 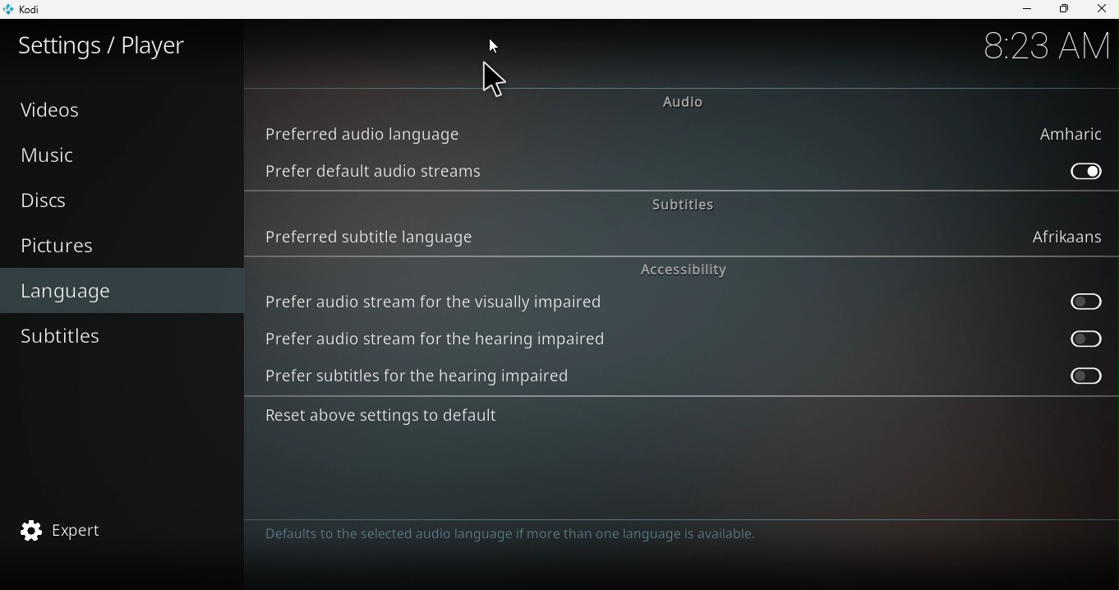 I want to click on Reset above settings to default, so click(x=402, y=419).